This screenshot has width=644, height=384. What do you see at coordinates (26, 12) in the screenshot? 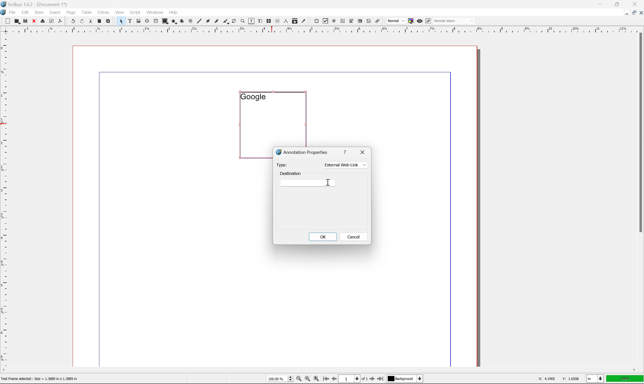
I see `edit` at bounding box center [26, 12].